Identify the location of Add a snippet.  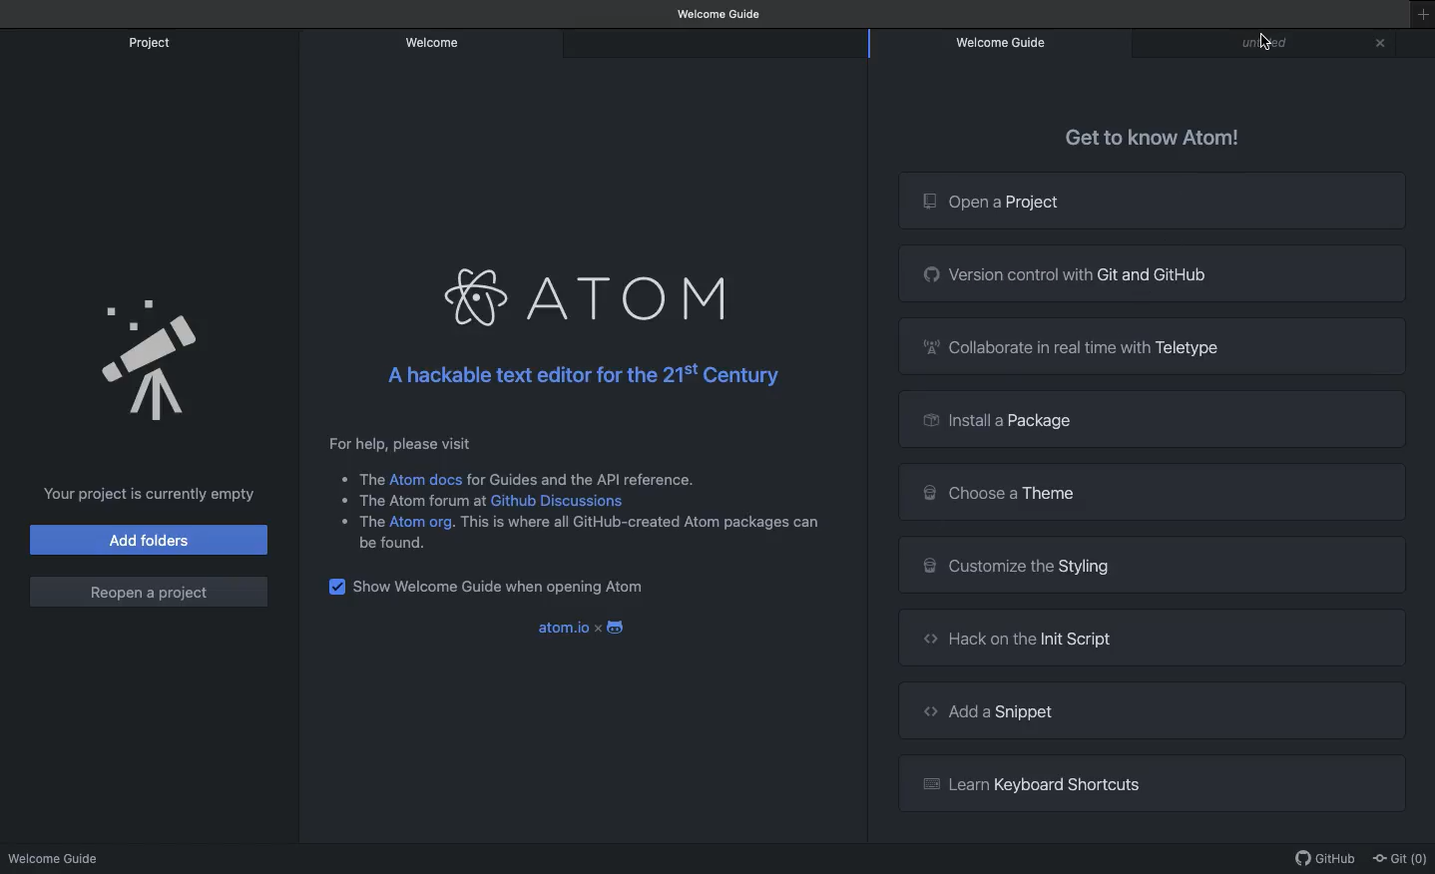
(1176, 709).